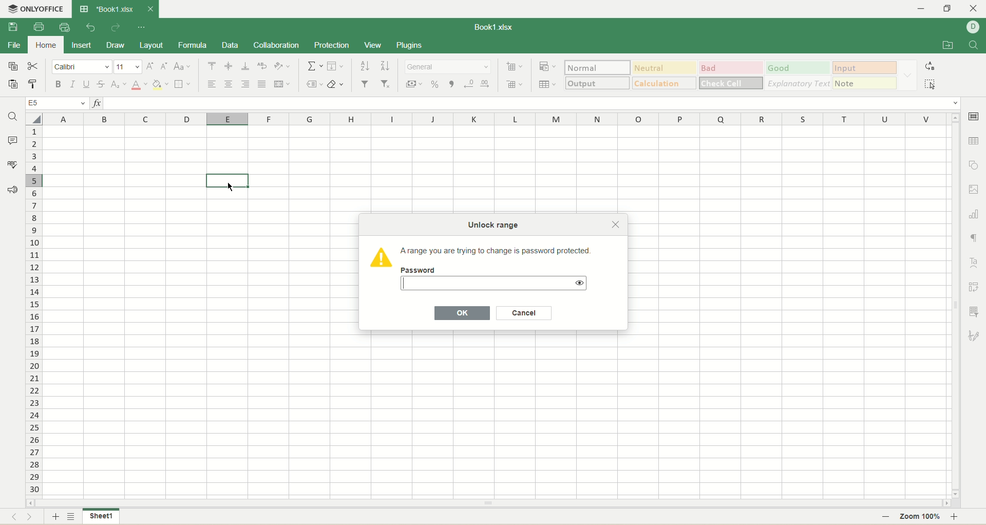 The width and height of the screenshot is (986, 525). I want to click on percent style, so click(435, 84).